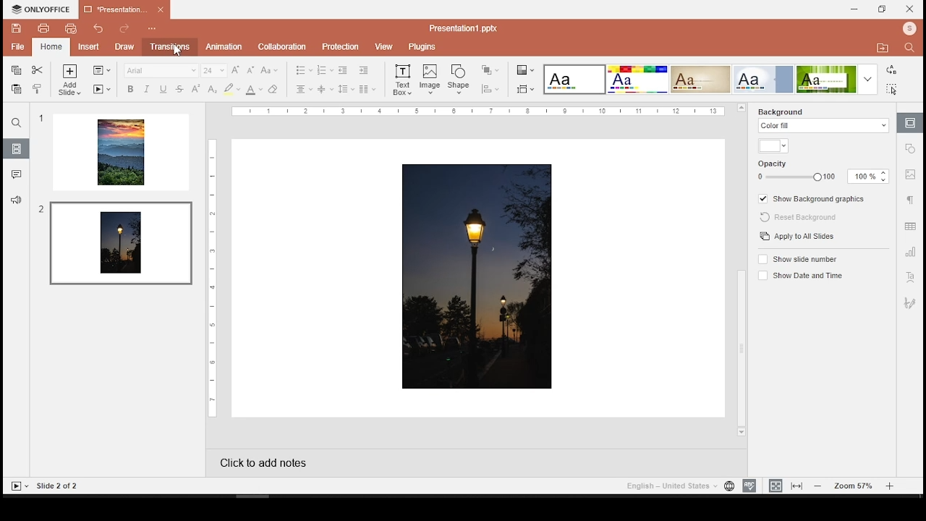  What do you see at coordinates (524, 69) in the screenshot?
I see `change color theme` at bounding box center [524, 69].